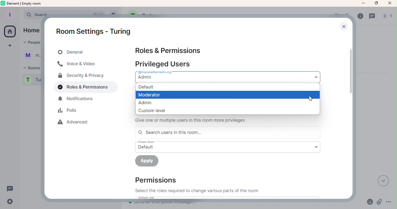 This screenshot has width=397, height=209. What do you see at coordinates (229, 76) in the screenshot?
I see `Admin` at bounding box center [229, 76].